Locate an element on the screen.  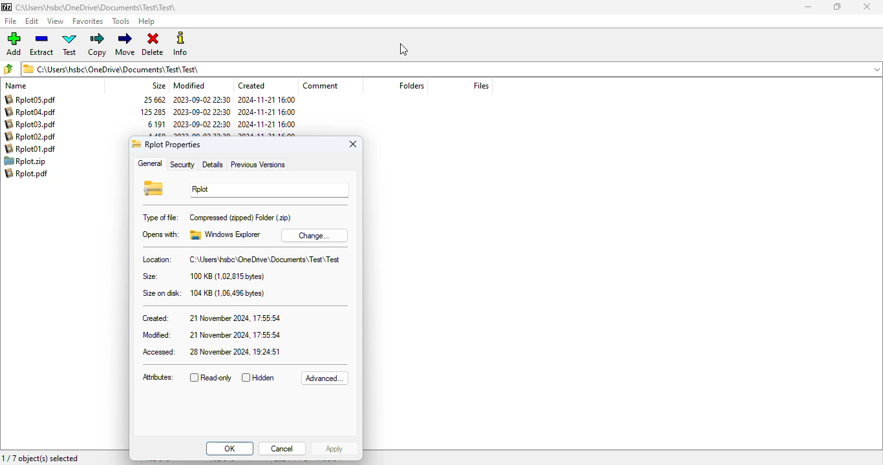
Rplot properties is located at coordinates (165, 145).